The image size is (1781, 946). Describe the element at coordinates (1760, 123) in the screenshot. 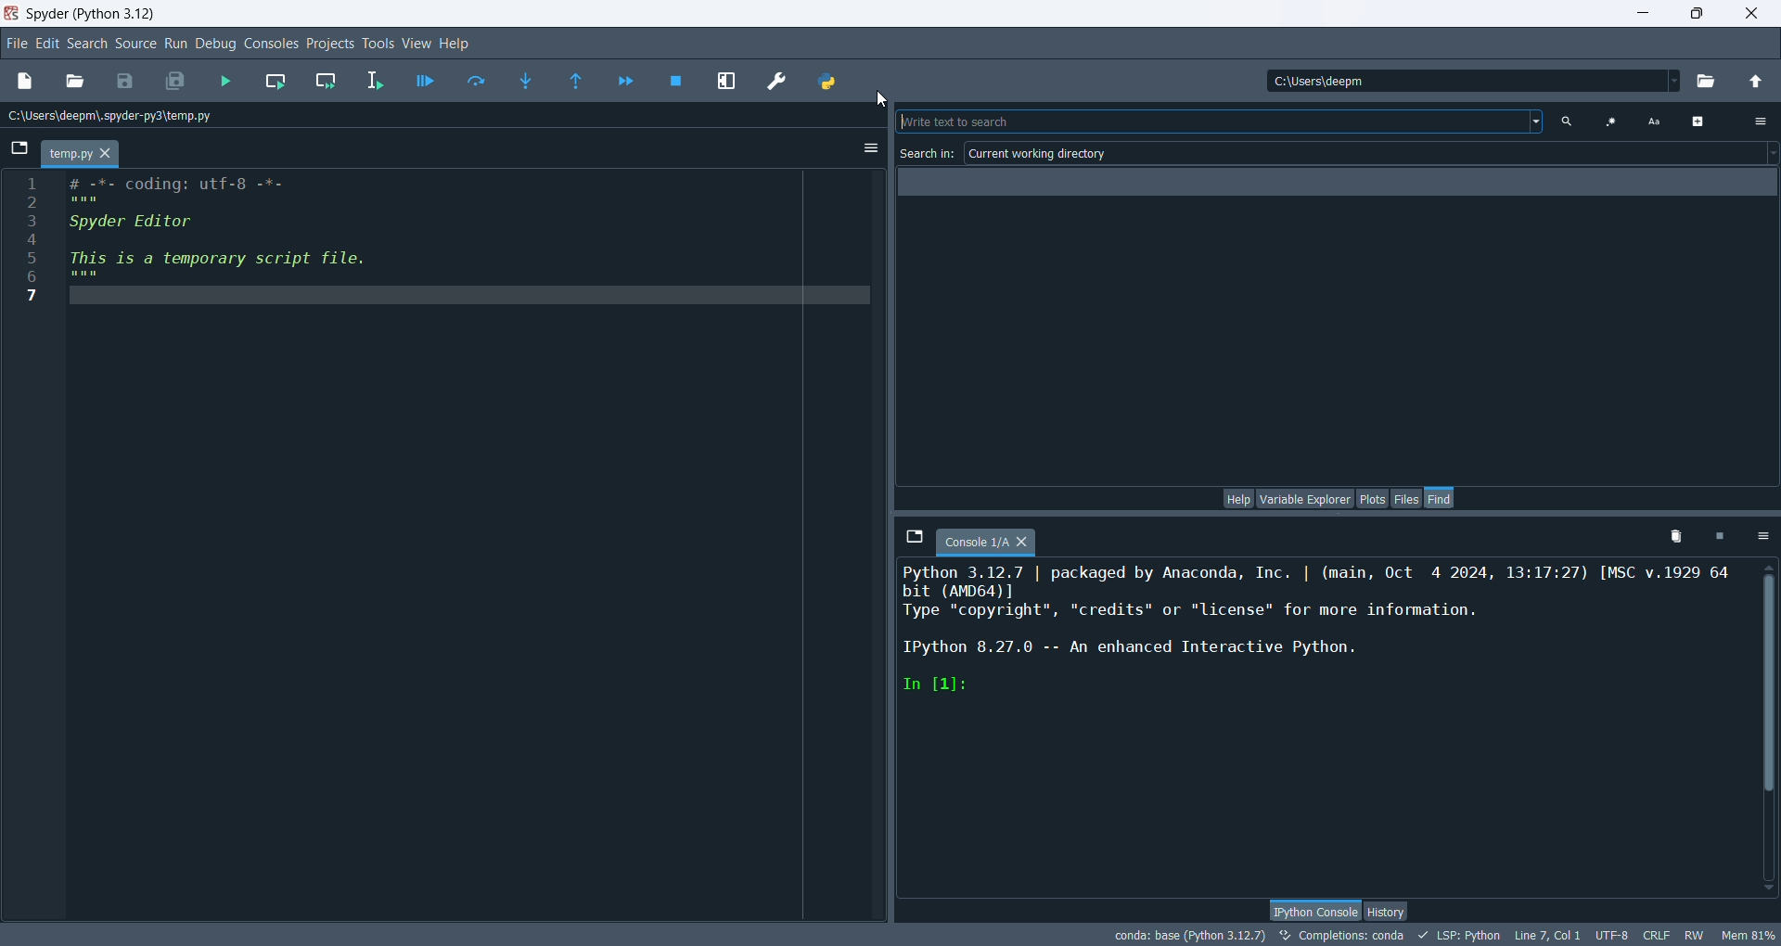

I see `options` at that location.